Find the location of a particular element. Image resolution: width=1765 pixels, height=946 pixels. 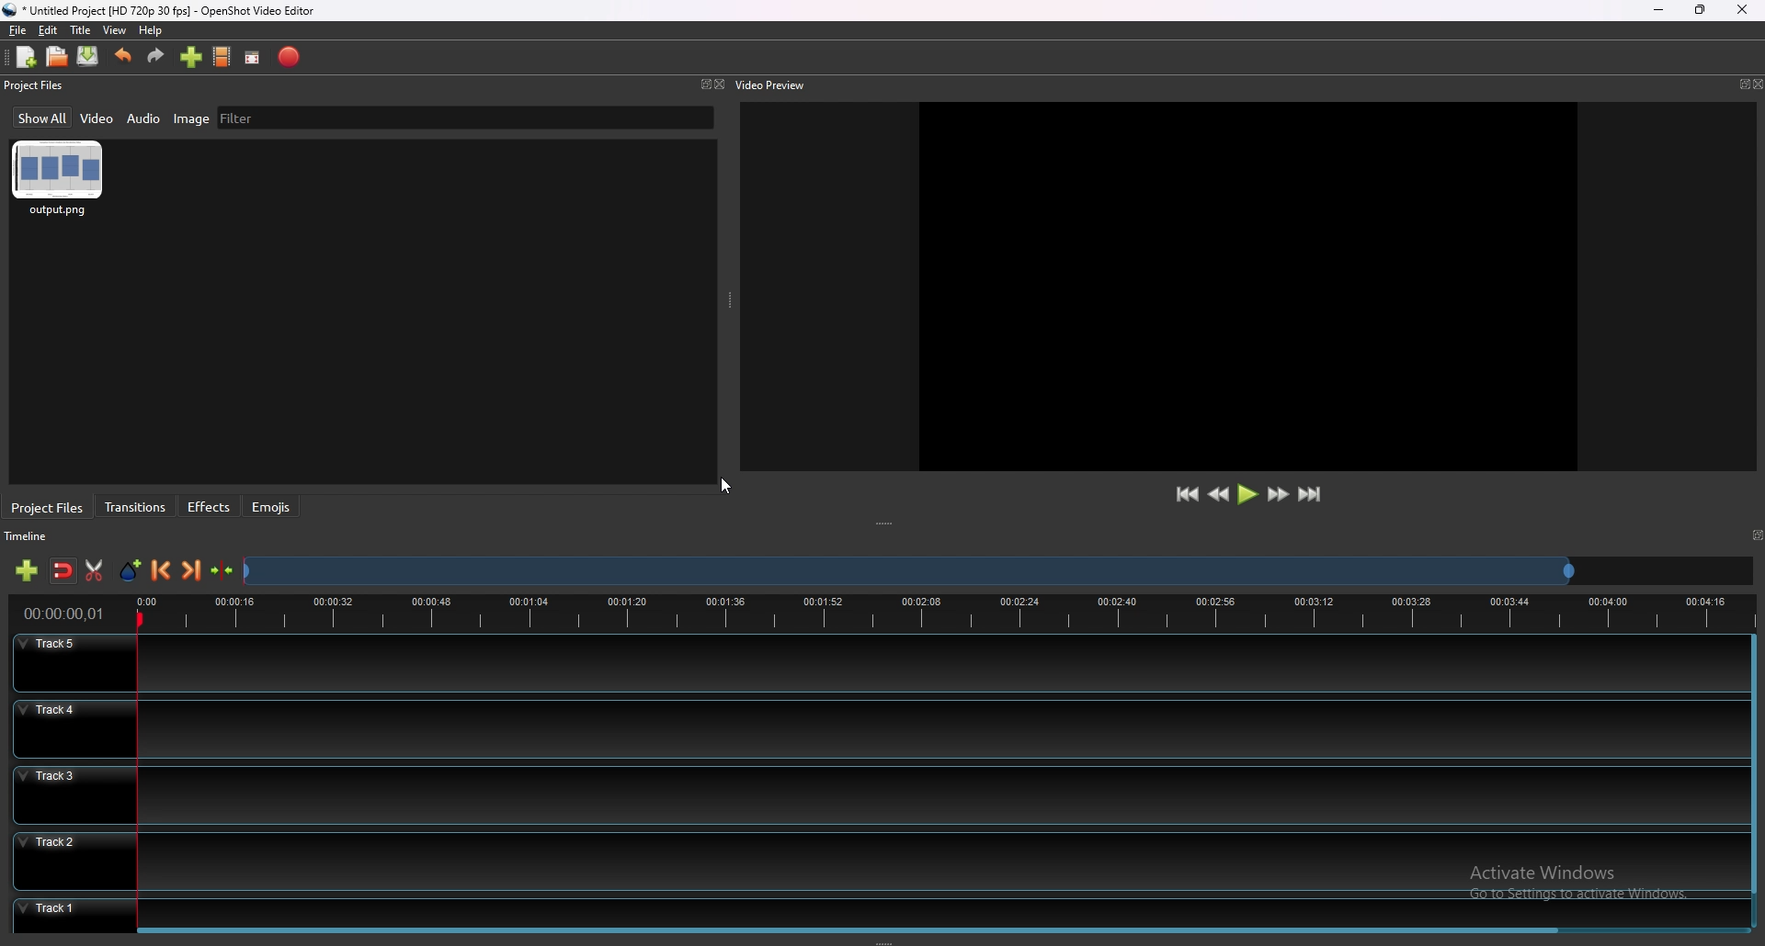

import files is located at coordinates (191, 57).